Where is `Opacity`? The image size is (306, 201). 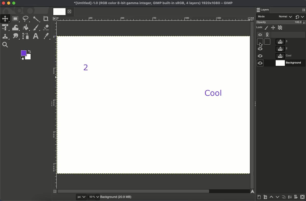
Opacity is located at coordinates (282, 23).